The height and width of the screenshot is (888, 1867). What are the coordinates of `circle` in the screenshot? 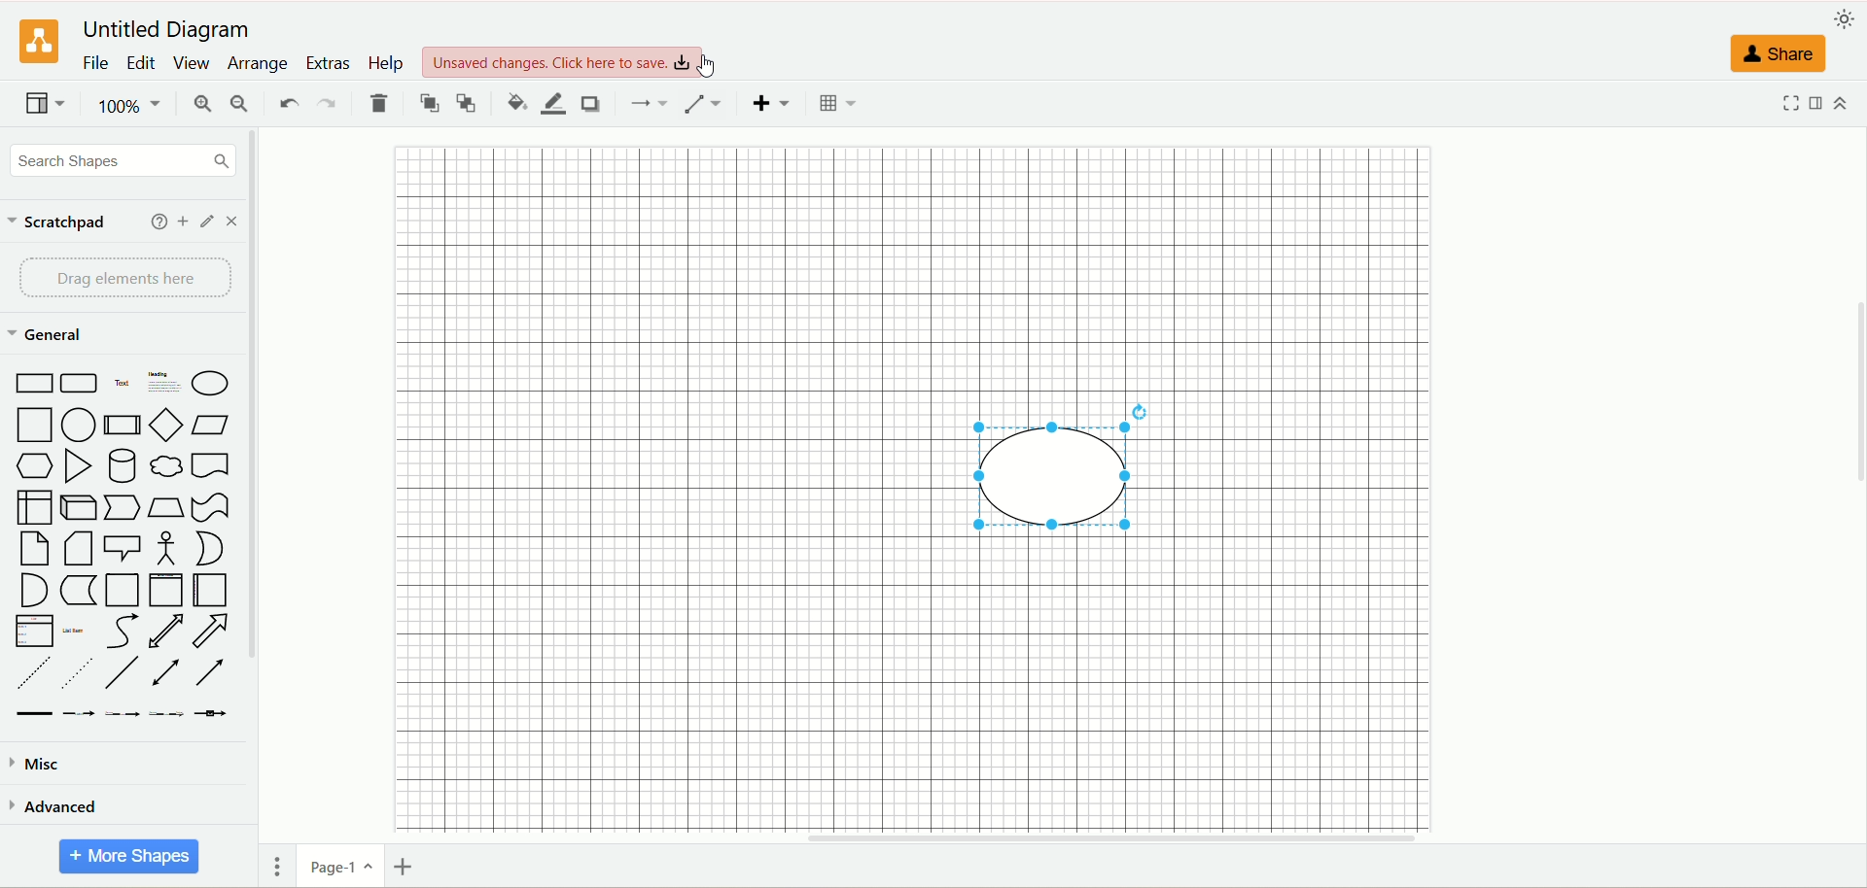 It's located at (78, 424).